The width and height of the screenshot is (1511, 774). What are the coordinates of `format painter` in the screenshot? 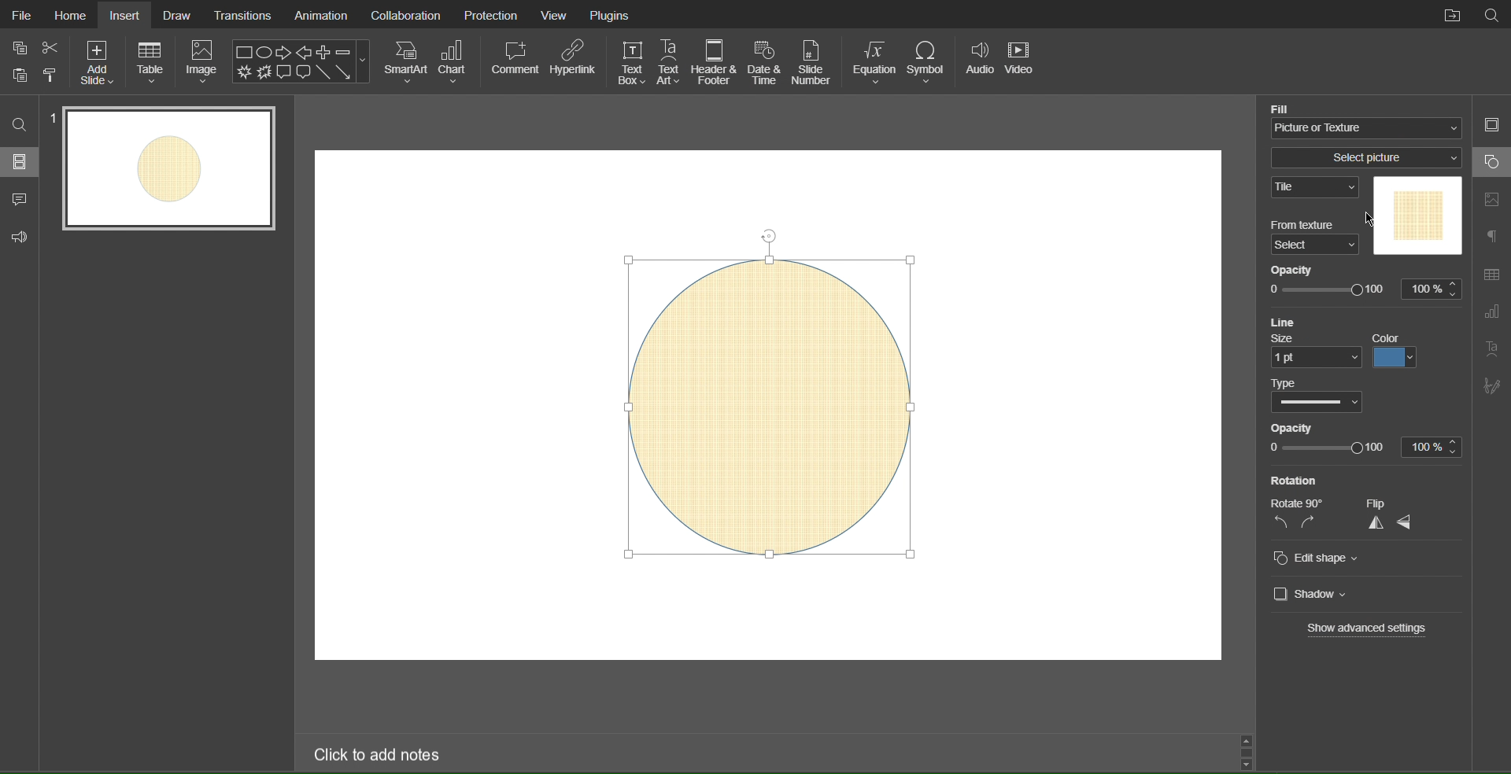 It's located at (55, 76).